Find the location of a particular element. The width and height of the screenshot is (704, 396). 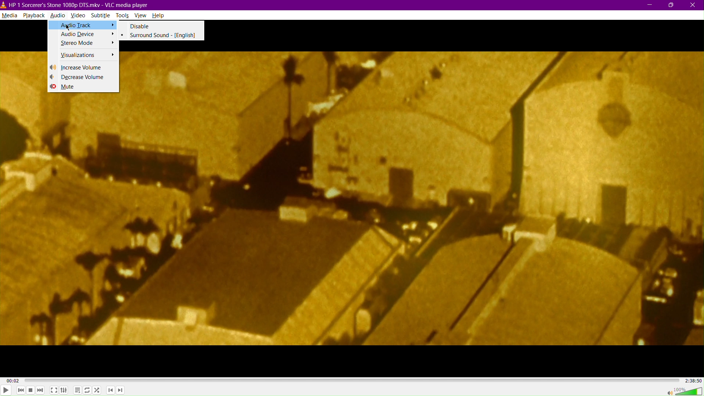

Audio Device is located at coordinates (82, 35).